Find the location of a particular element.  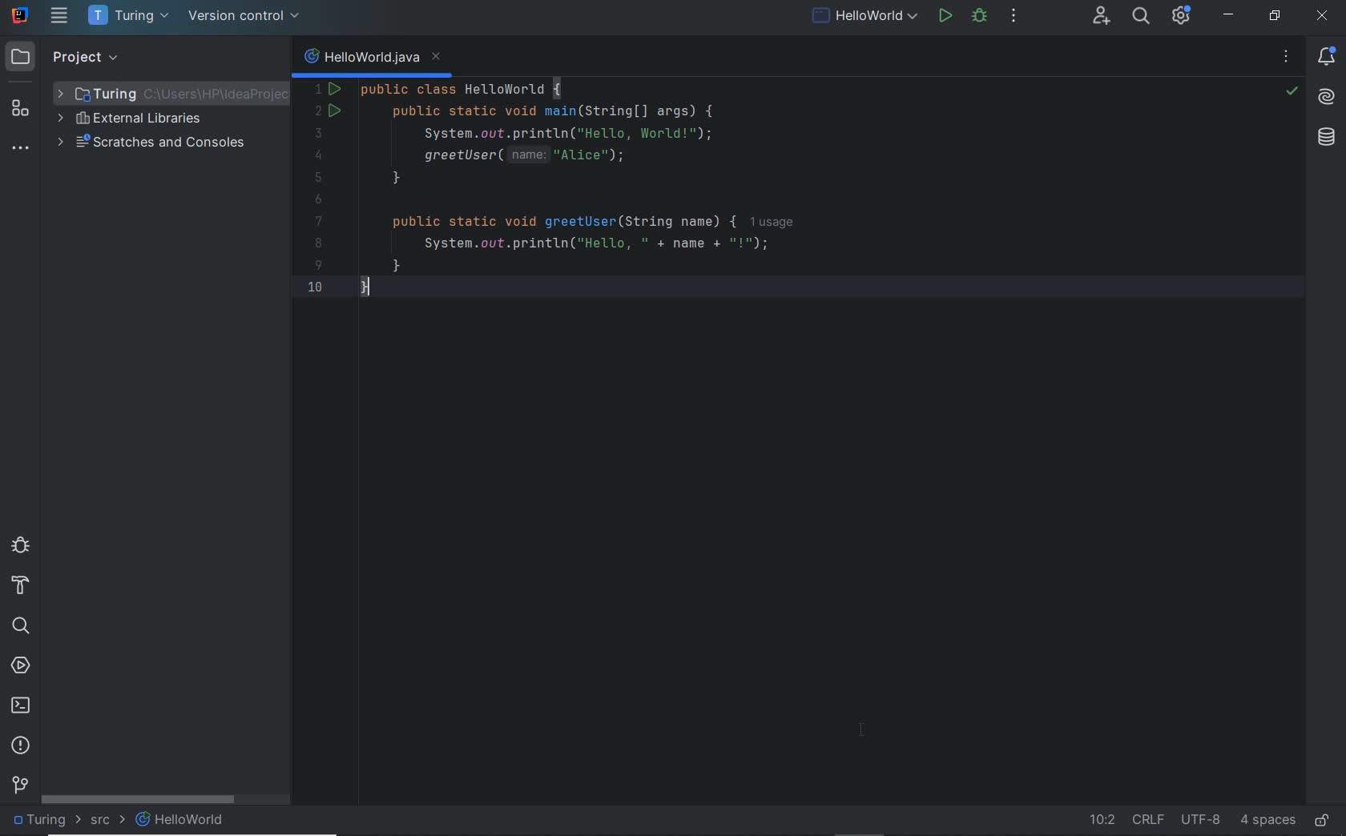

notifications is located at coordinates (1329, 58).